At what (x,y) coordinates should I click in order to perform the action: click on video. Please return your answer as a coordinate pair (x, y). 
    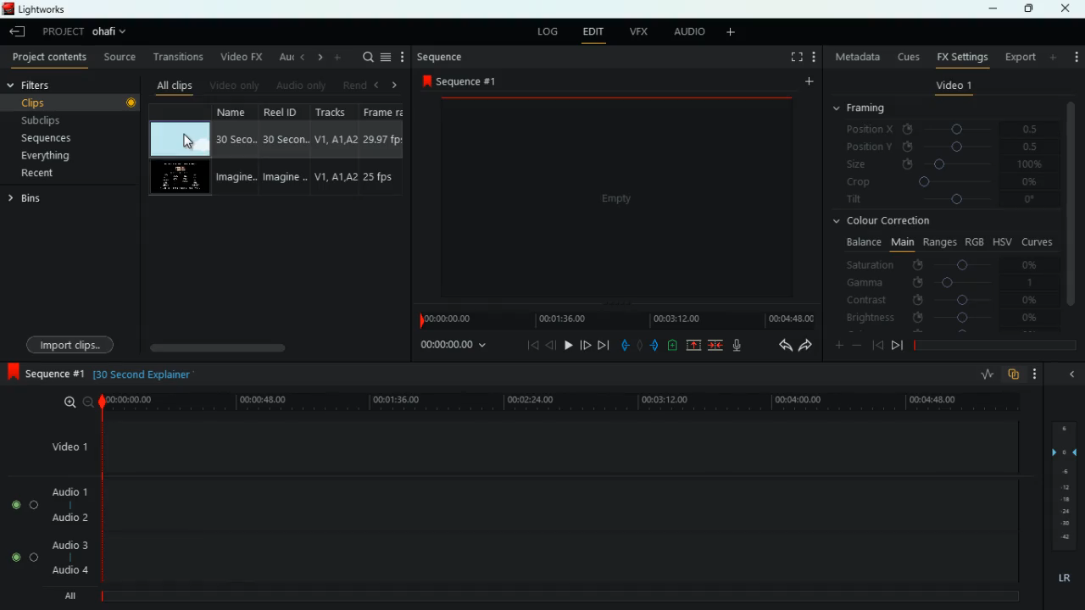
    Looking at the image, I should click on (179, 180).